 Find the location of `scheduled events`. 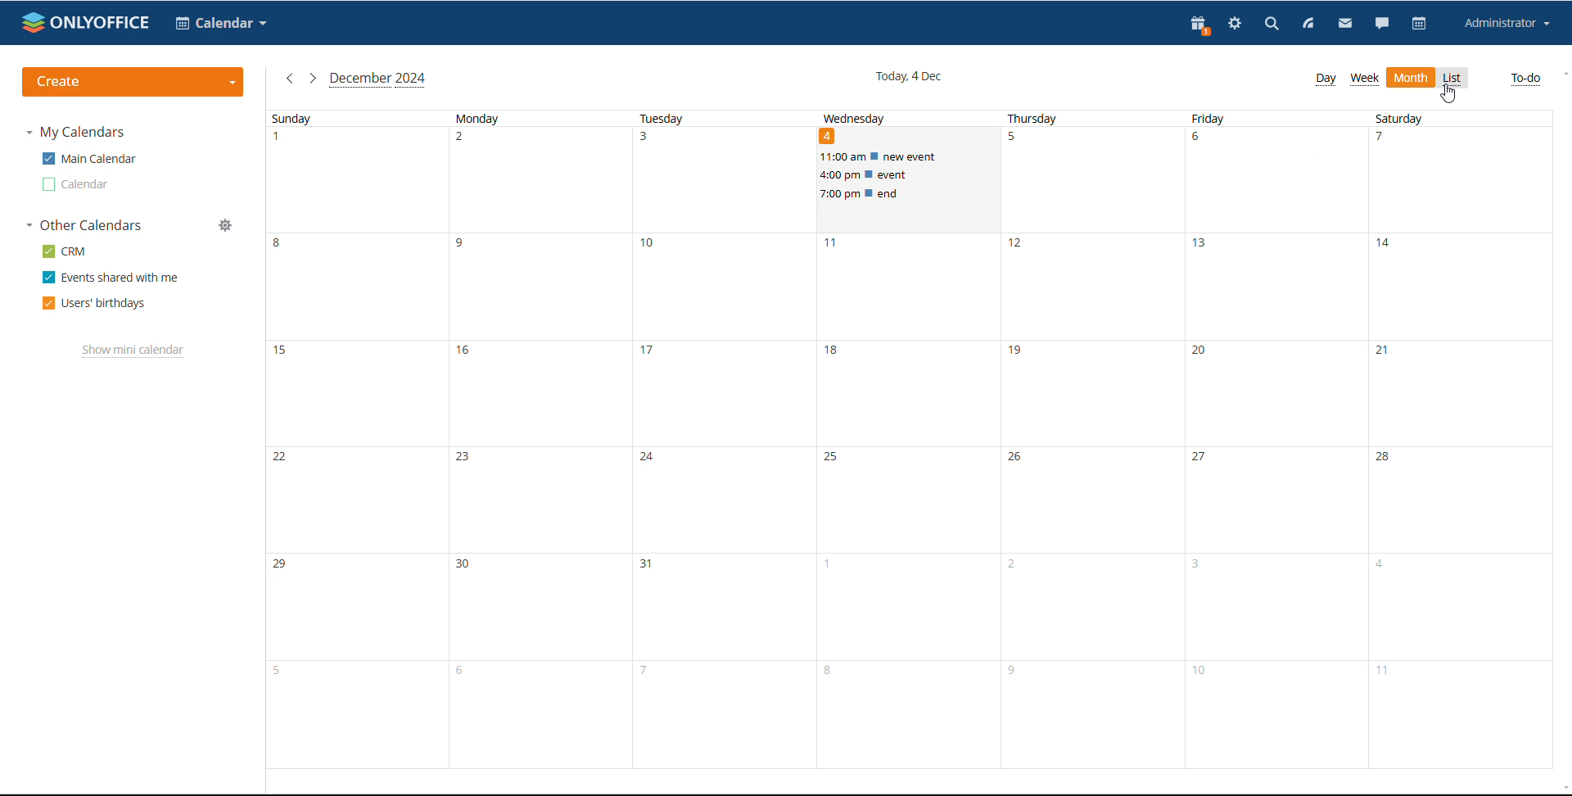

scheduled events is located at coordinates (908, 179).